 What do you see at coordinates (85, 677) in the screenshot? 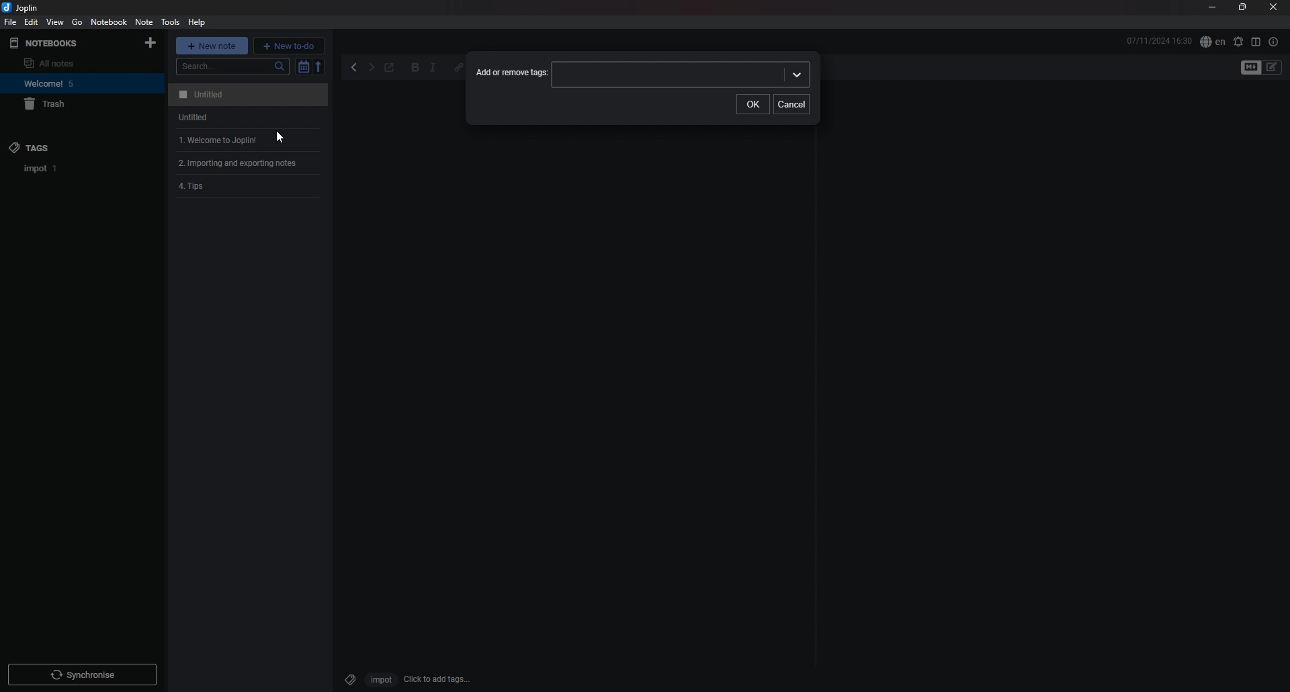
I see `Synchronize` at bounding box center [85, 677].